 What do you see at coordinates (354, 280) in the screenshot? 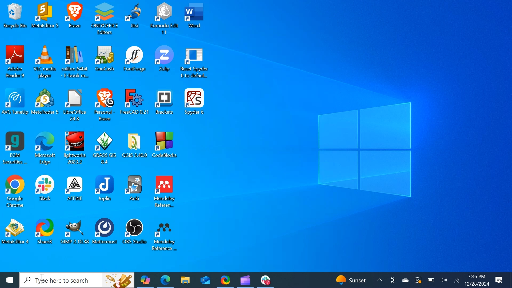
I see `Updates` at bounding box center [354, 280].